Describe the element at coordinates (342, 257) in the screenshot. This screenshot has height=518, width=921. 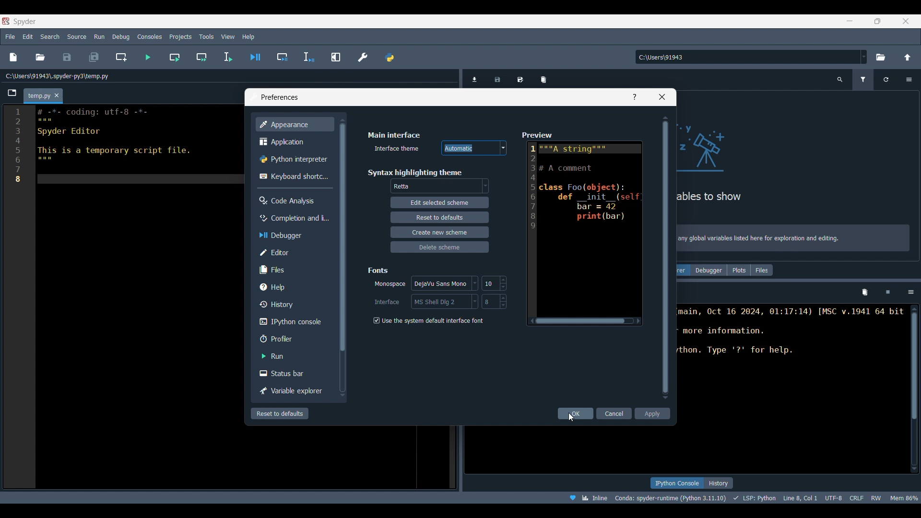
I see `Vertical slide bar` at that location.